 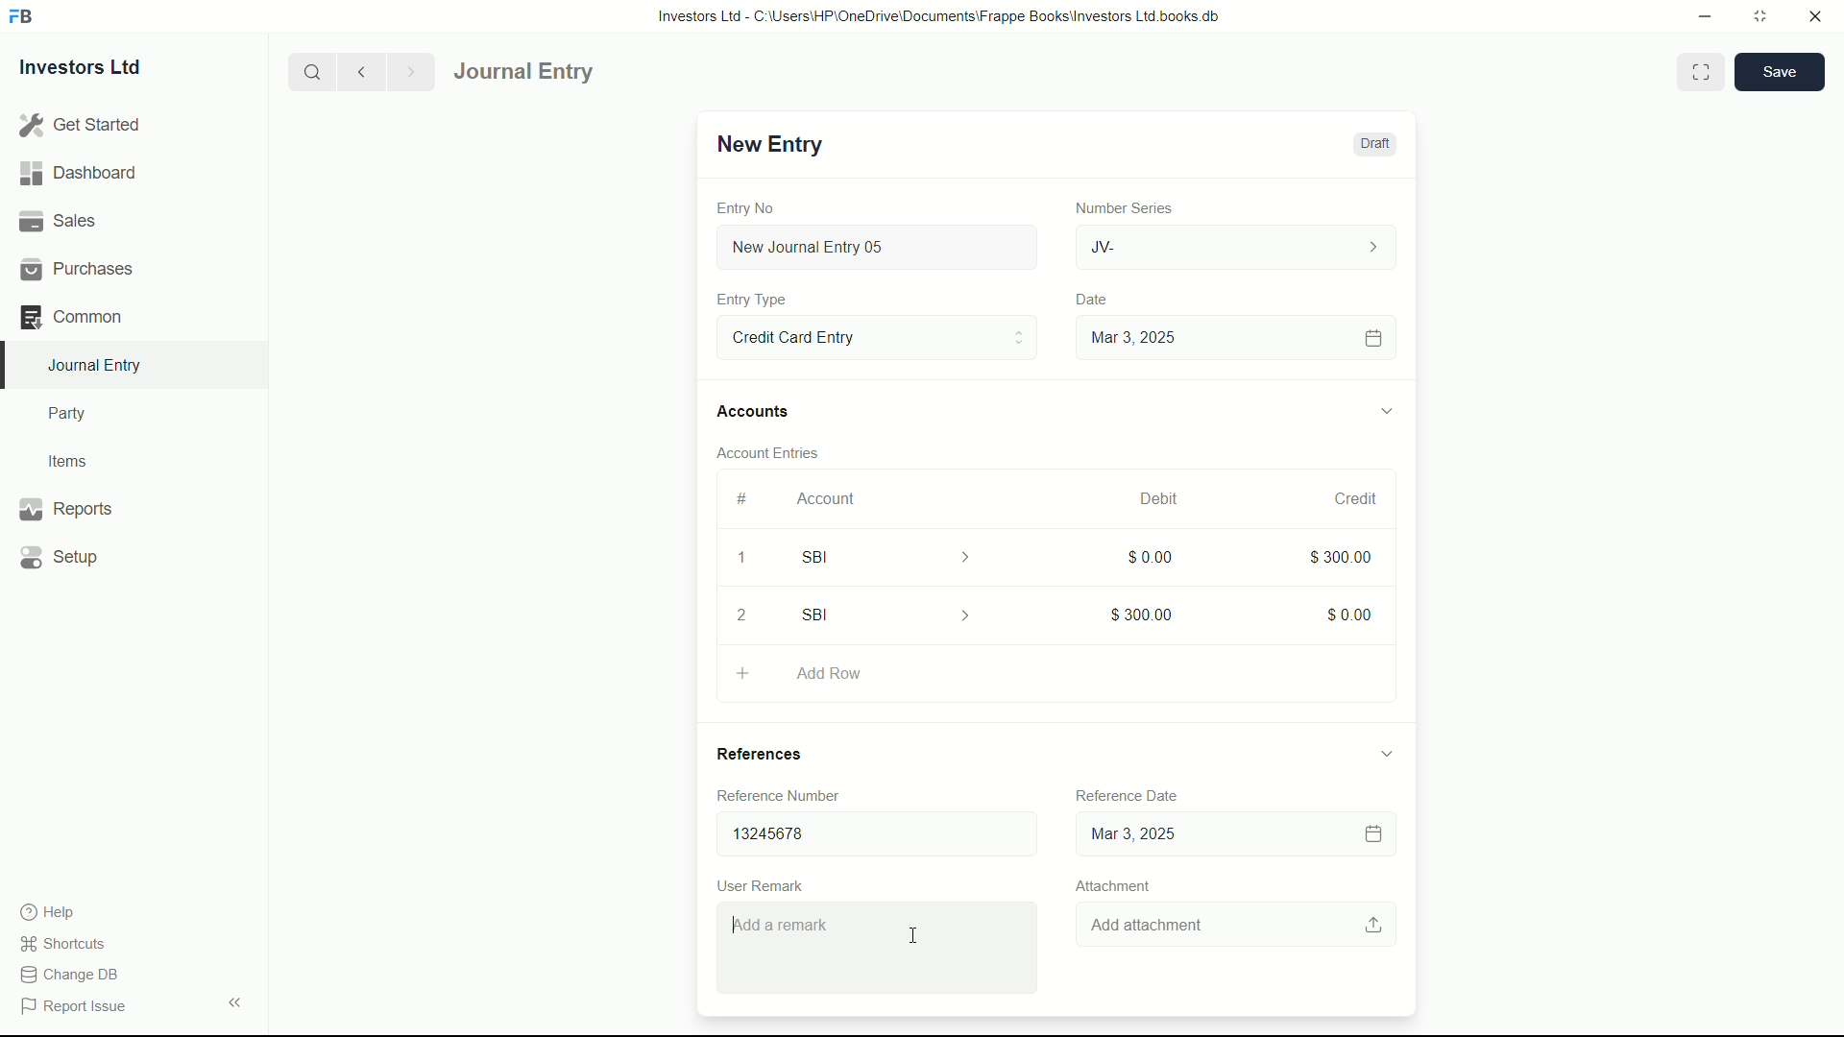 What do you see at coordinates (1239, 245) in the screenshot?
I see `JV` at bounding box center [1239, 245].